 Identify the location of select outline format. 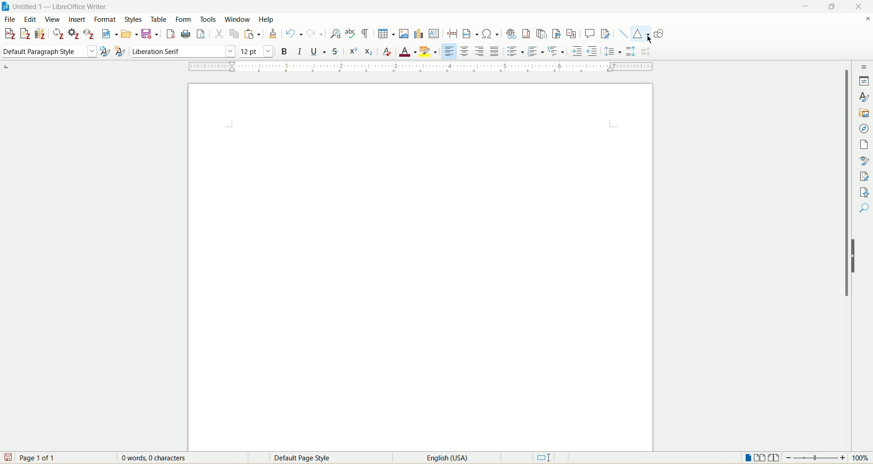
(556, 52).